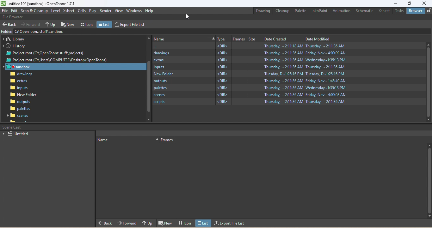  I want to click on Frames, so click(239, 39).